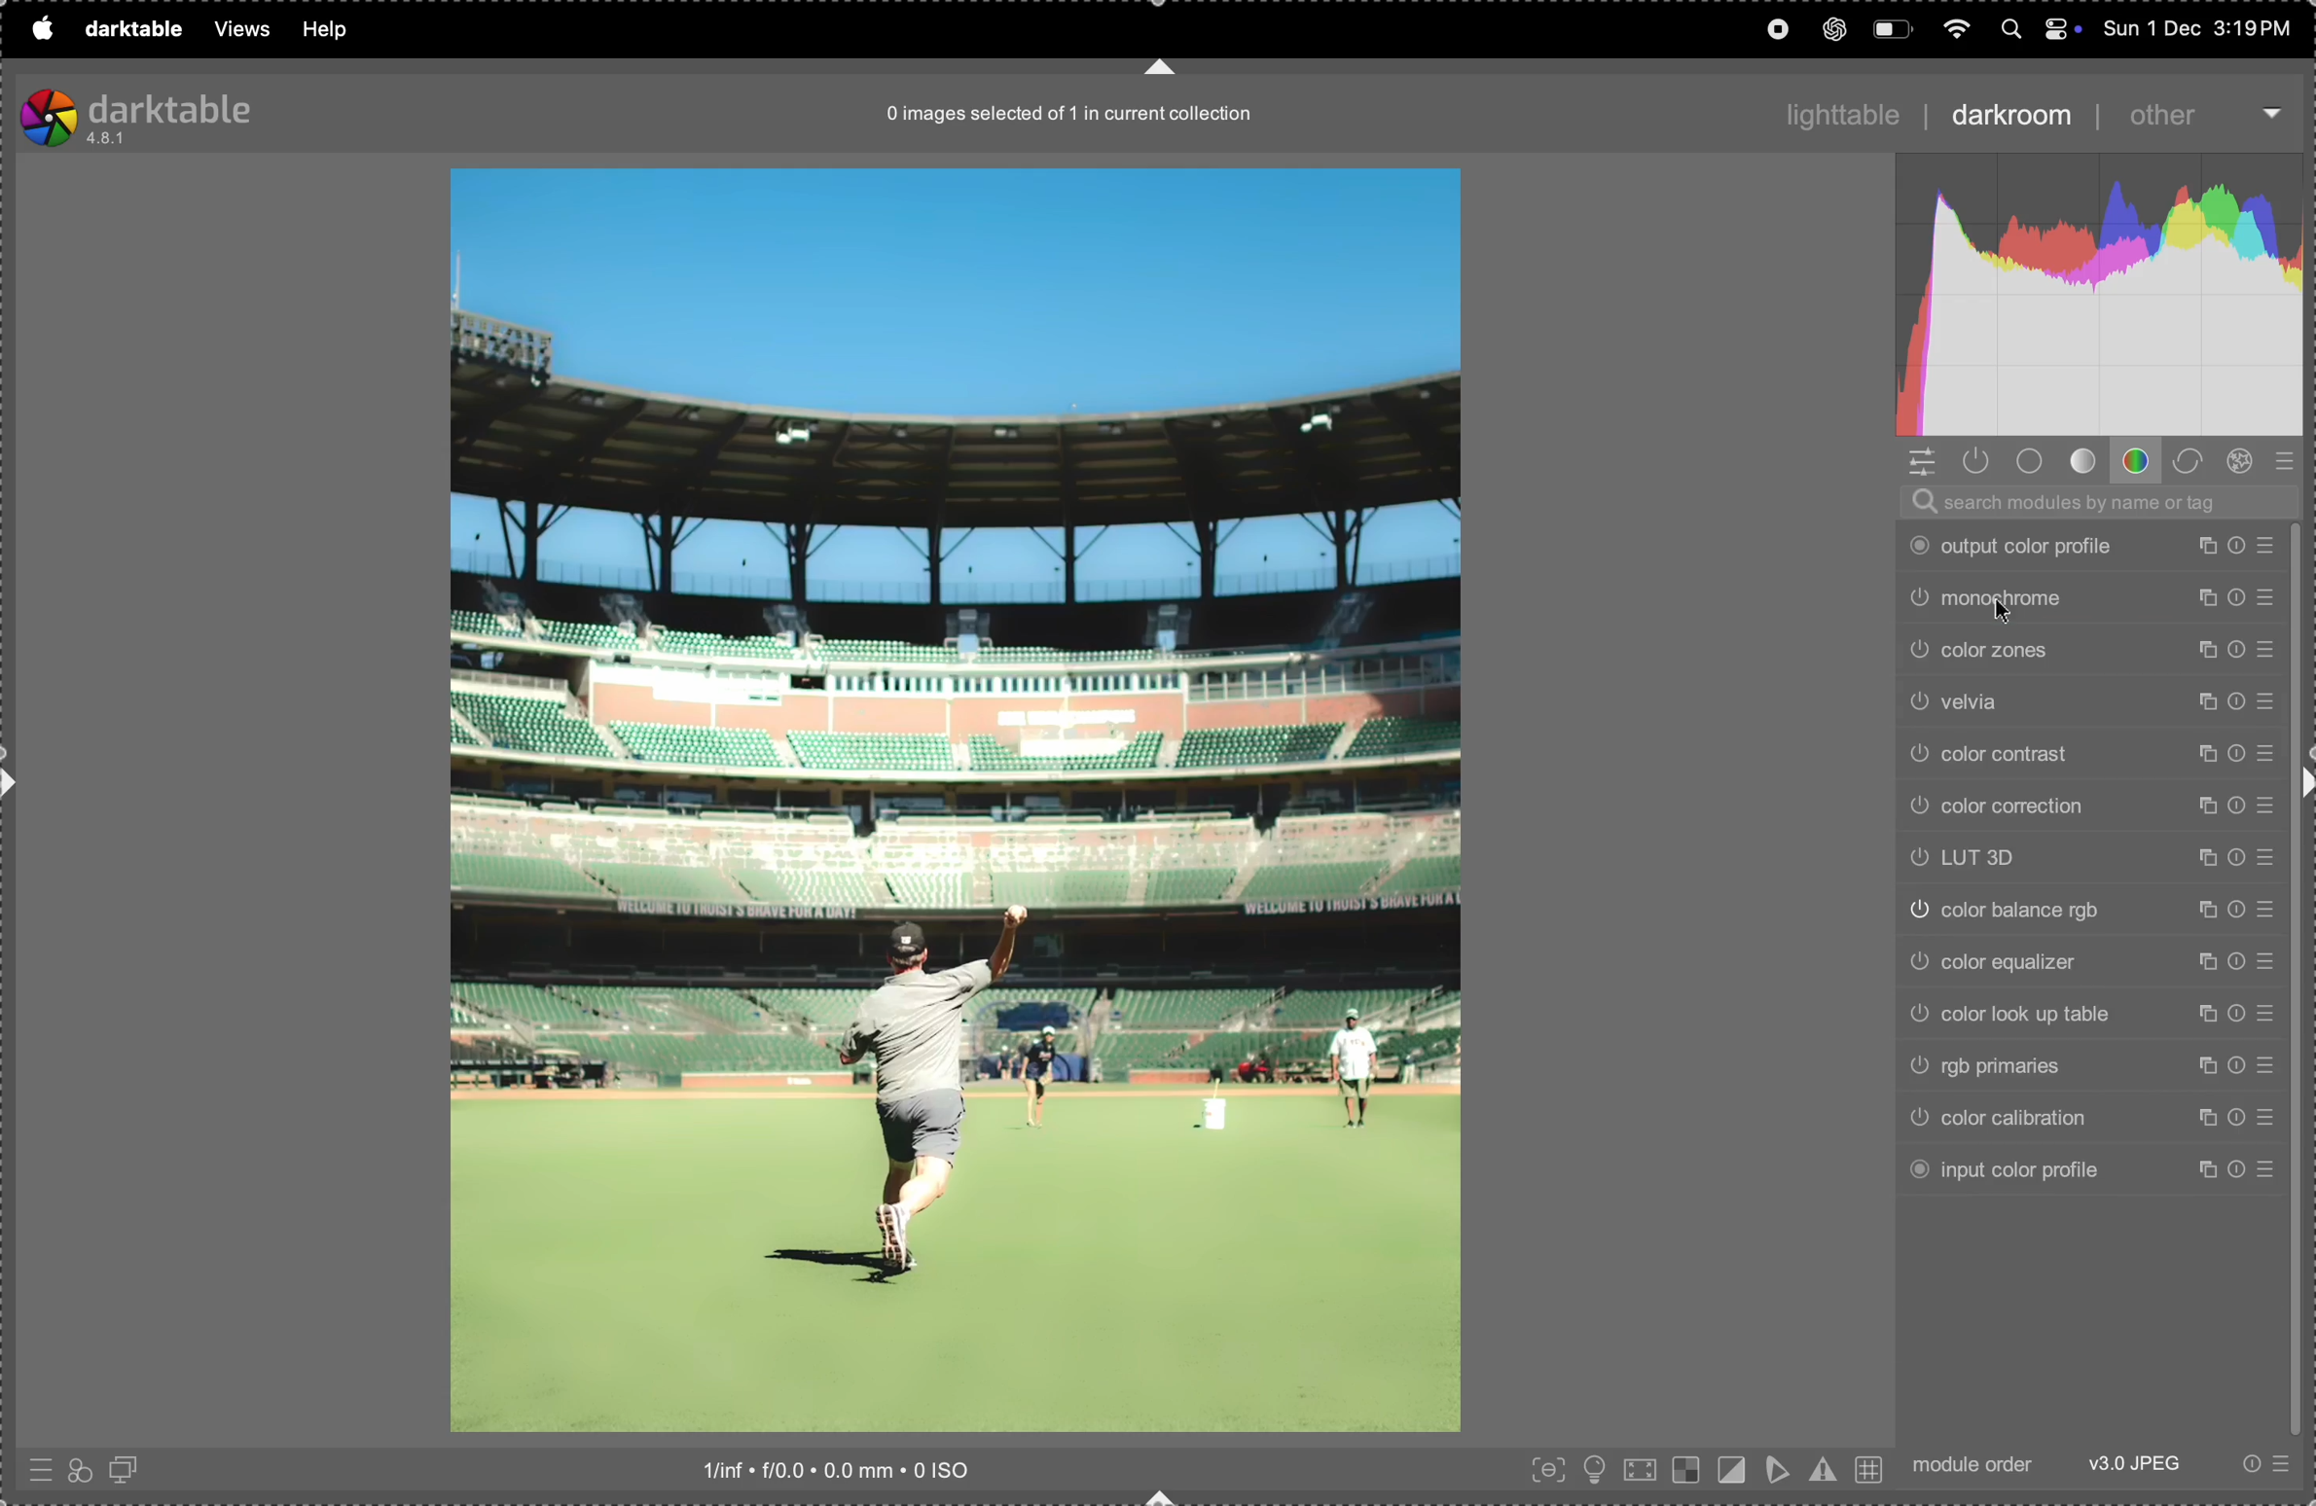 The width and height of the screenshot is (2316, 1506). I want to click on color, so click(2140, 460).